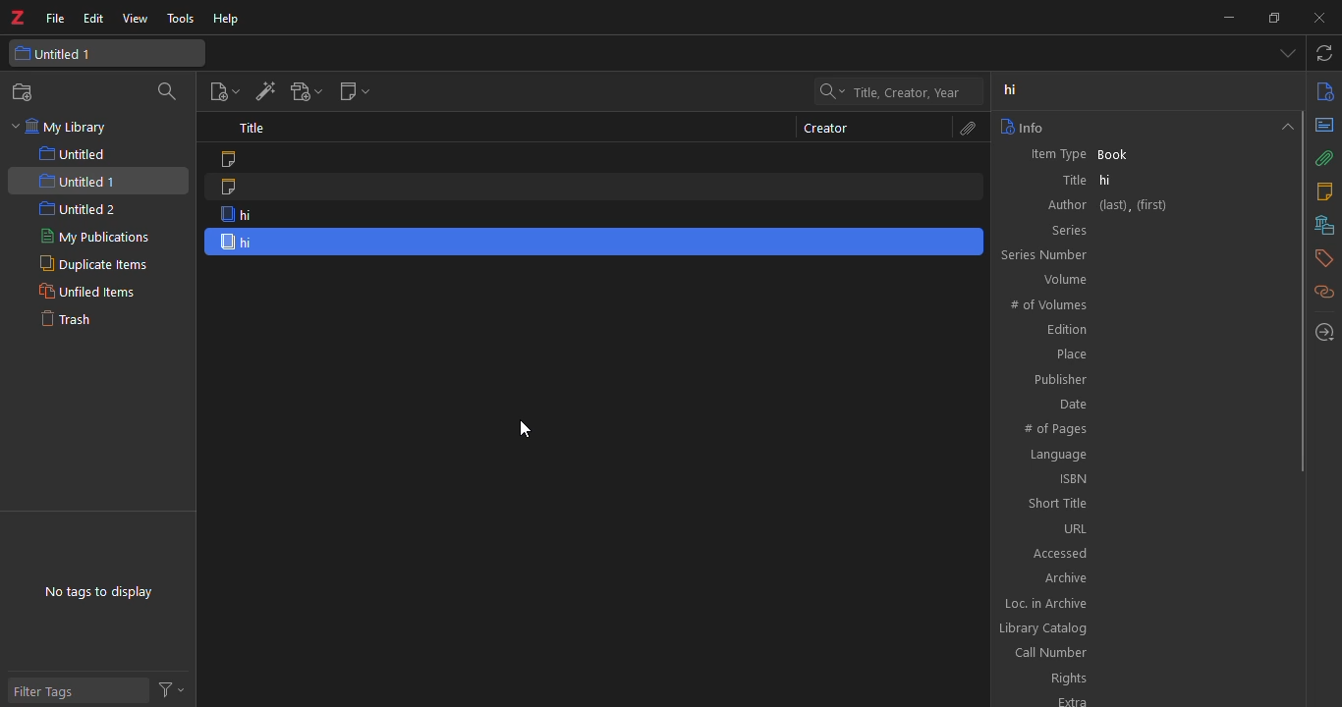 The width and height of the screenshot is (1342, 707). I want to click on add item, so click(266, 91).